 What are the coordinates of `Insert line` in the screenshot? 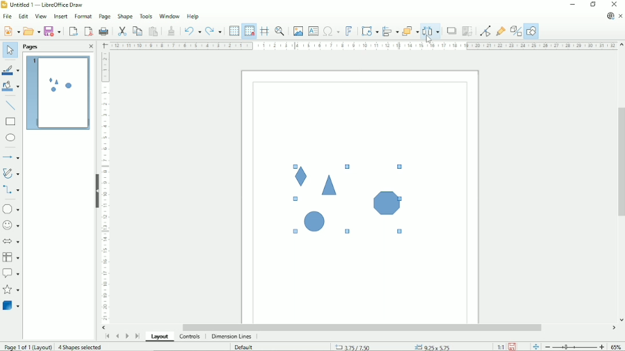 It's located at (11, 106).